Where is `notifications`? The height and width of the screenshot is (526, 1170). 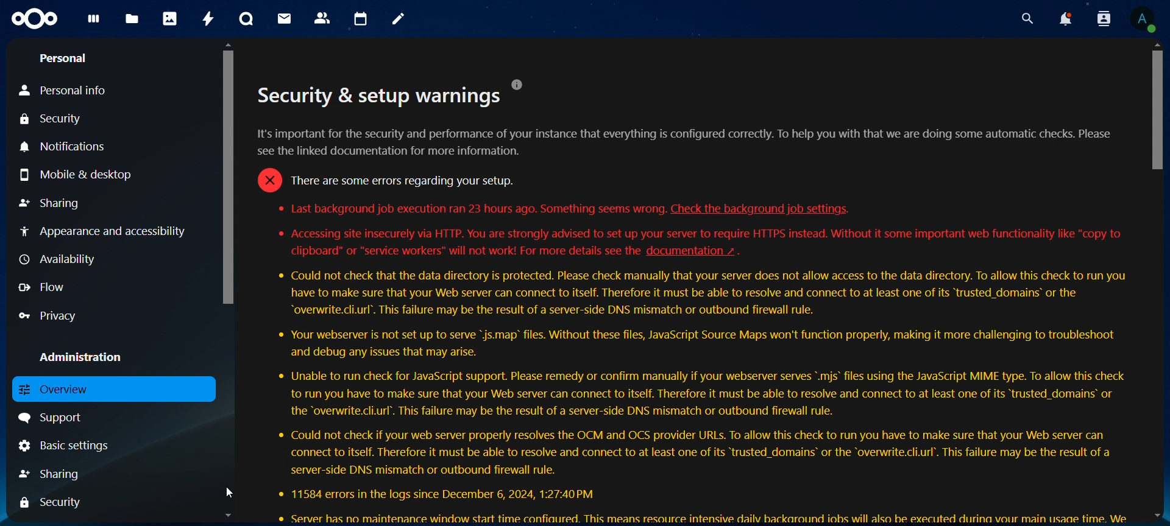 notifications is located at coordinates (1067, 21).